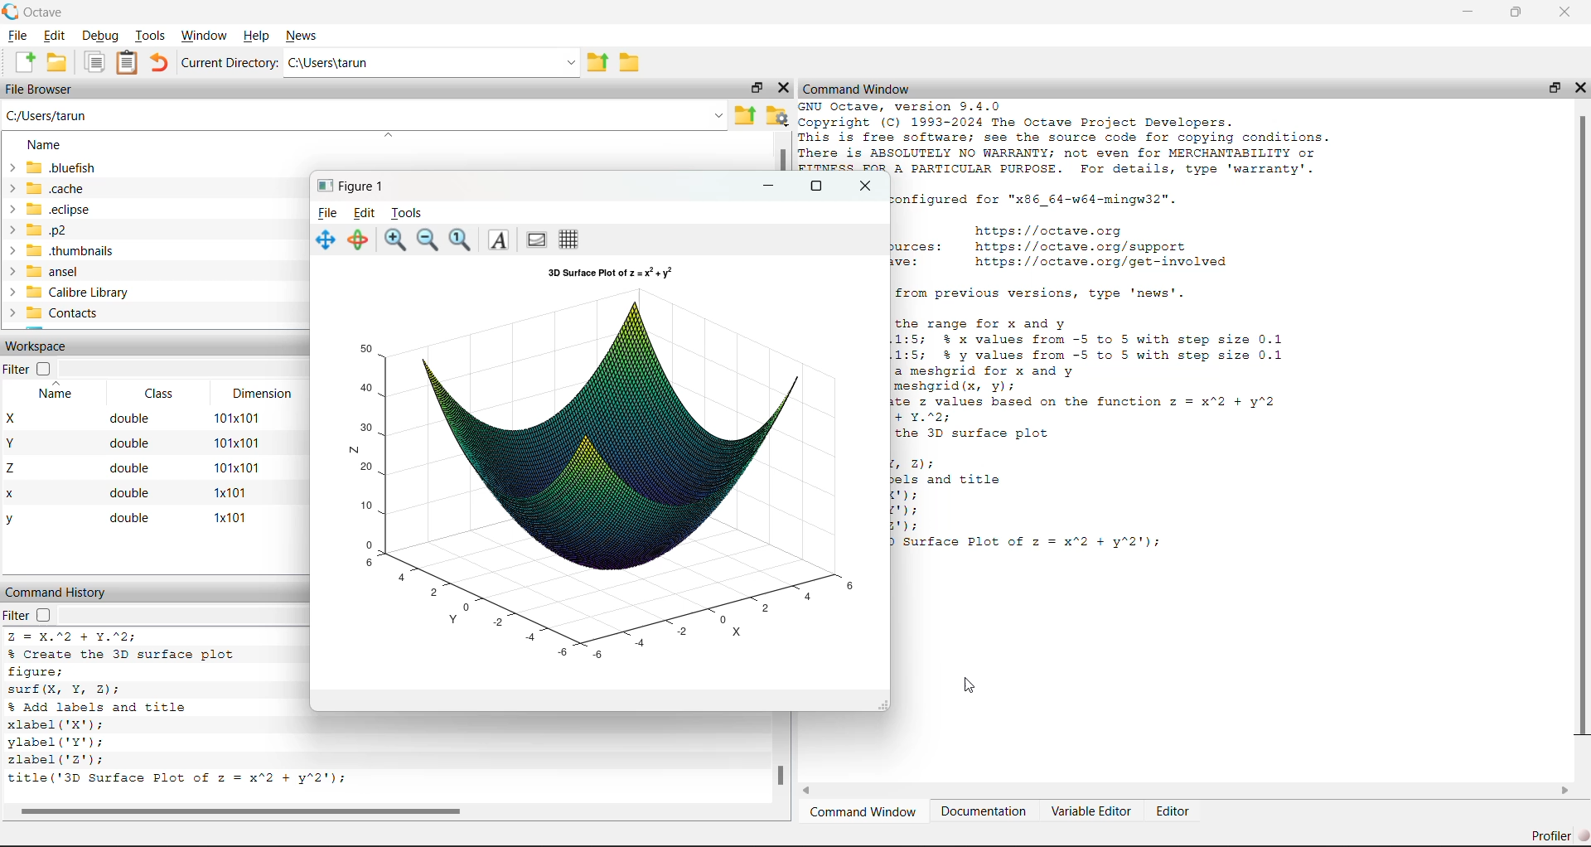 This screenshot has height=847, width=1591. Describe the element at coordinates (1580, 89) in the screenshot. I see `Close` at that location.